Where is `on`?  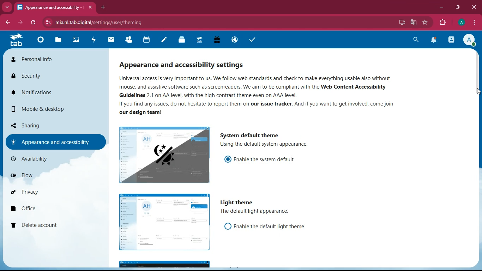 on is located at coordinates (226, 159).